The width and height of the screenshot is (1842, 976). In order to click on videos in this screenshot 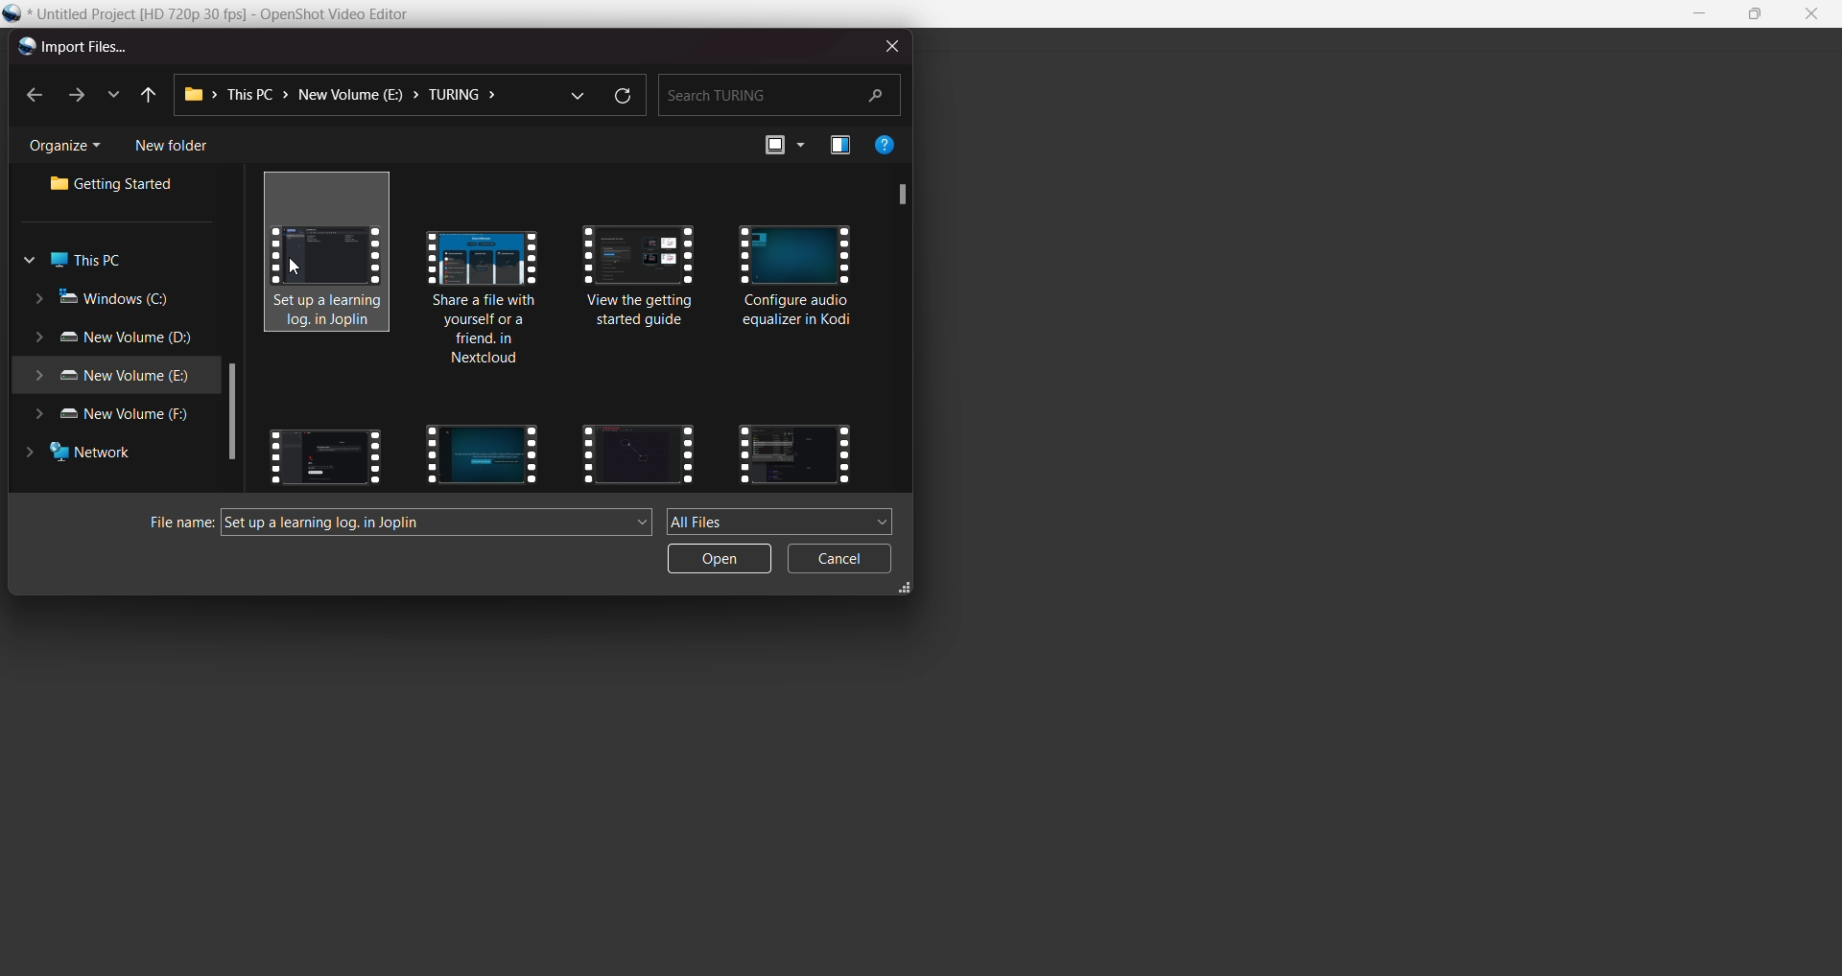, I will do `click(645, 291)`.